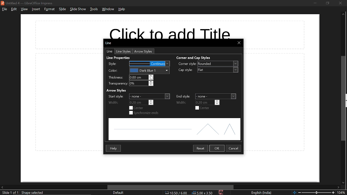 Image resolution: width=347 pixels, height=195 pixels. What do you see at coordinates (340, 3) in the screenshot?
I see `close` at bounding box center [340, 3].